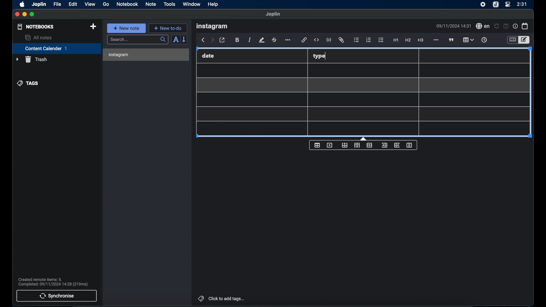 Image resolution: width=546 pixels, height=307 pixels. I want to click on Created remote items: 5.
Completed: 09/11/2024 14:28 (219ms), so click(51, 281).